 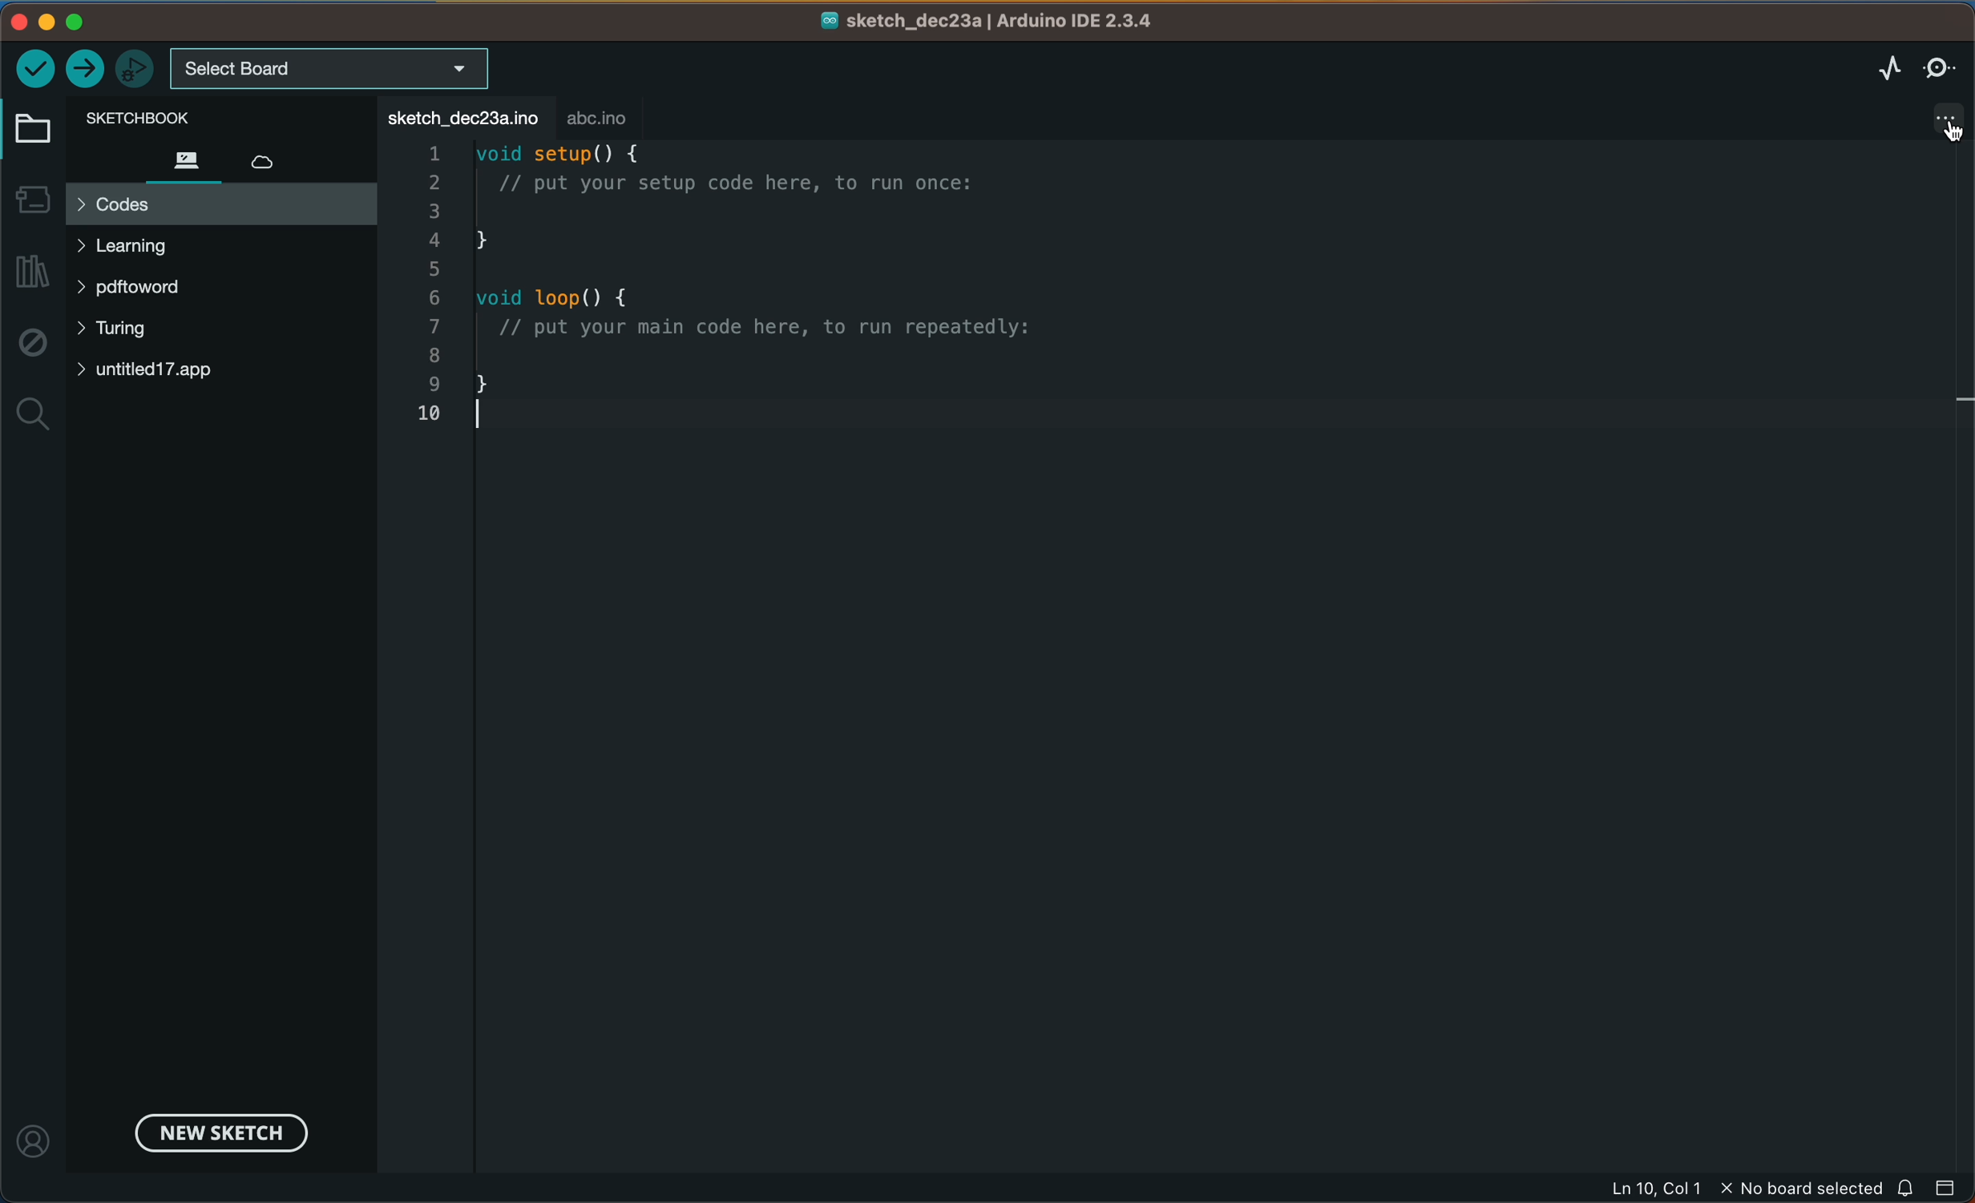 What do you see at coordinates (865, 289) in the screenshot?
I see `code` at bounding box center [865, 289].